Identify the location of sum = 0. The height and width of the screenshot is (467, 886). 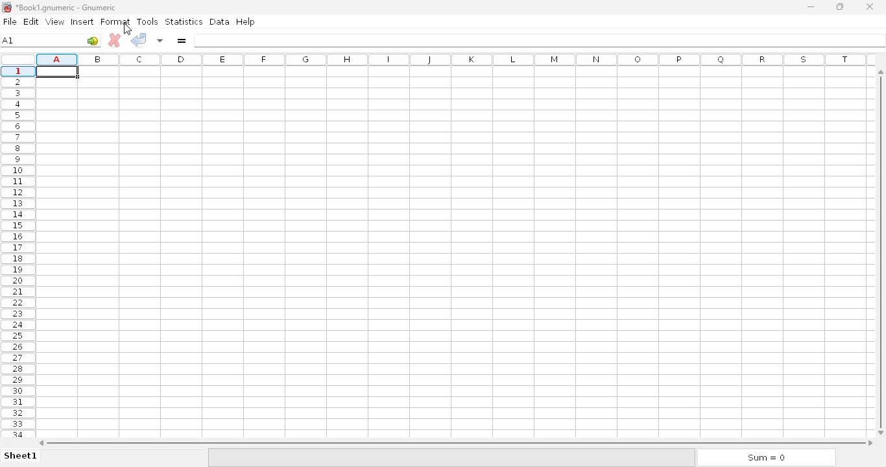
(765, 457).